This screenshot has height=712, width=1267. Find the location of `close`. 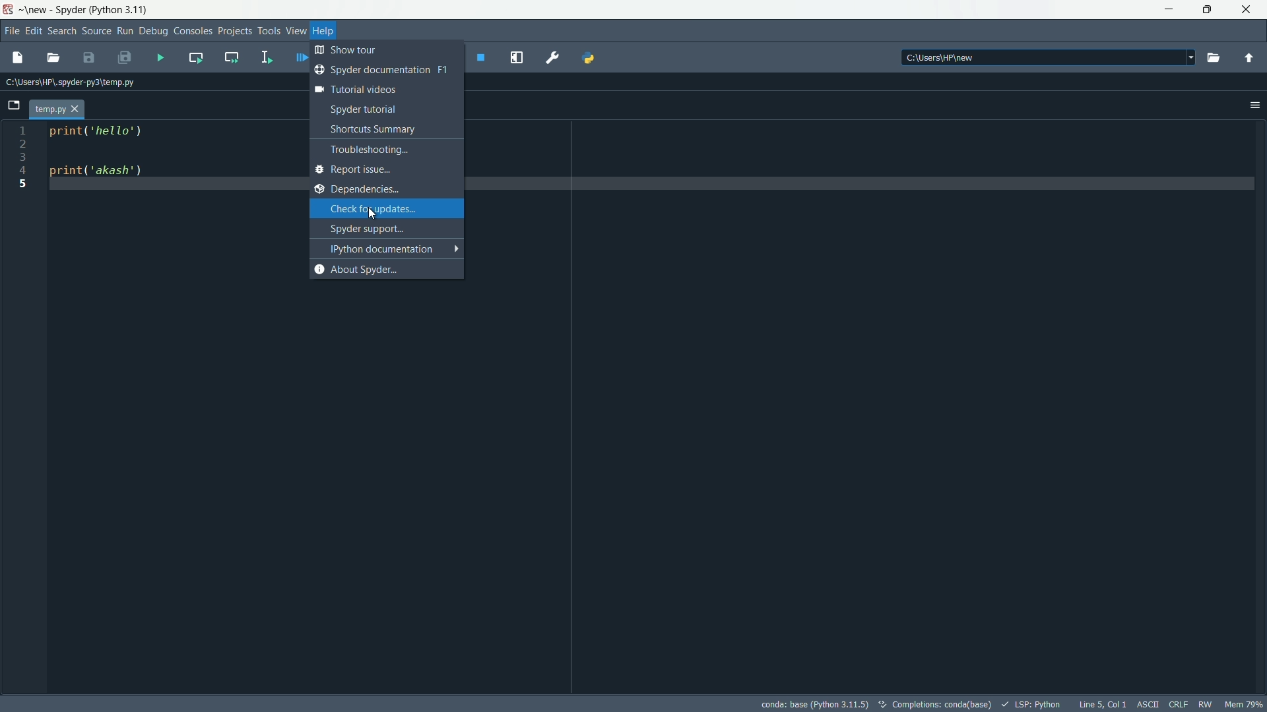

close is located at coordinates (77, 109).